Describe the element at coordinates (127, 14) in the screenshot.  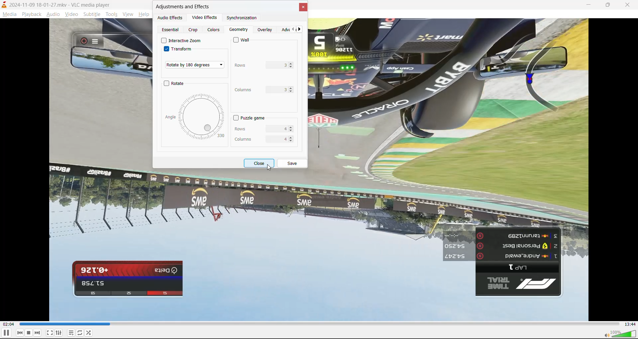
I see `view` at that location.